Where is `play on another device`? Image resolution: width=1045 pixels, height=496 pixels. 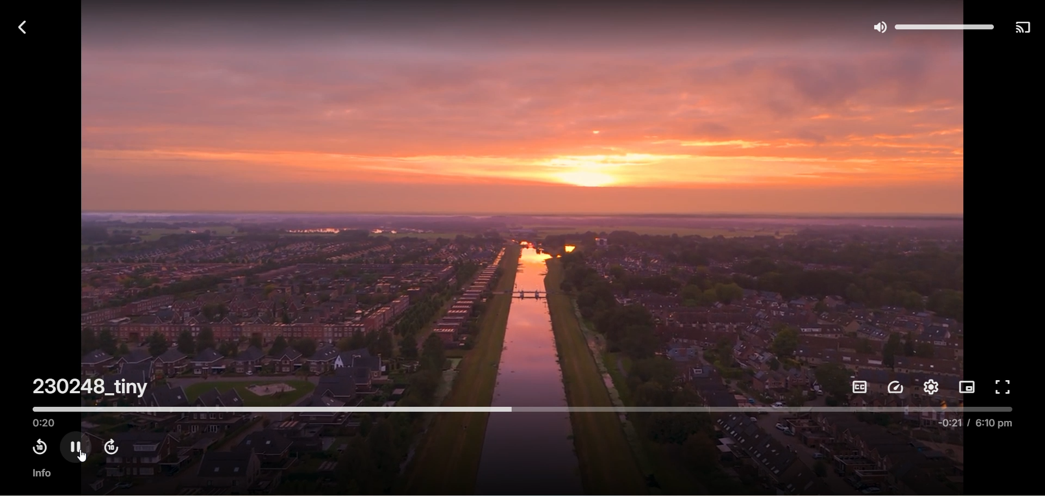 play on another device is located at coordinates (1023, 29).